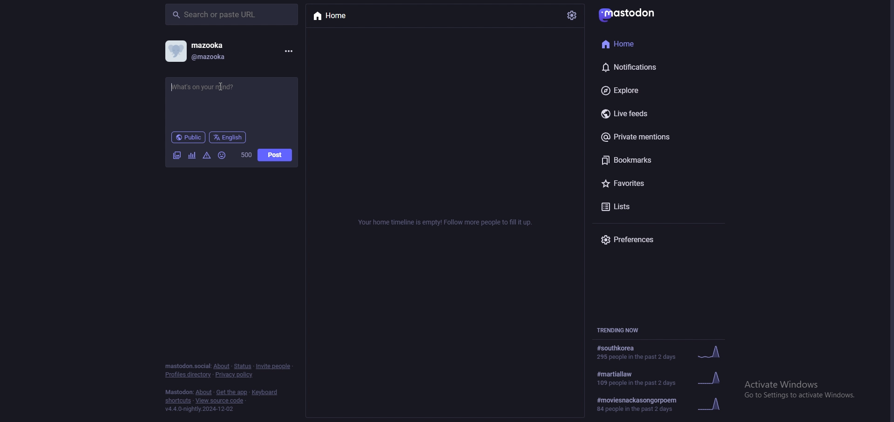  What do you see at coordinates (631, 13) in the screenshot?
I see `mastodon` at bounding box center [631, 13].